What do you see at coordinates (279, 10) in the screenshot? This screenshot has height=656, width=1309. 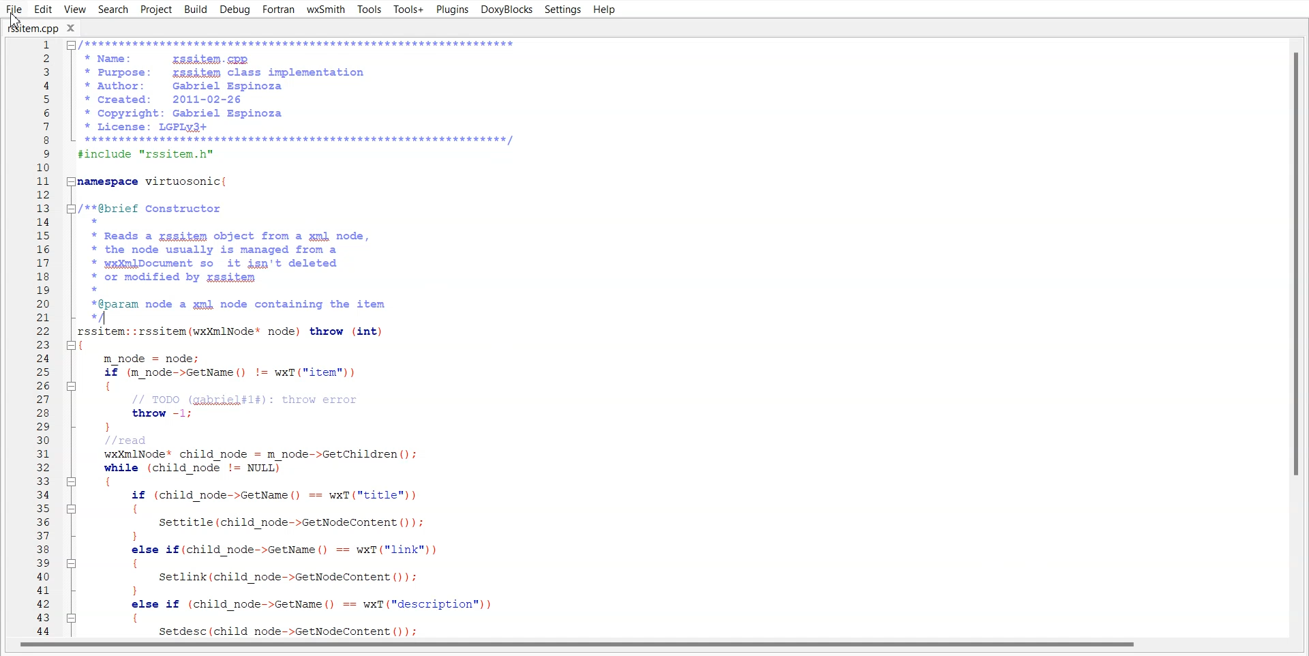 I see `Fortran` at bounding box center [279, 10].